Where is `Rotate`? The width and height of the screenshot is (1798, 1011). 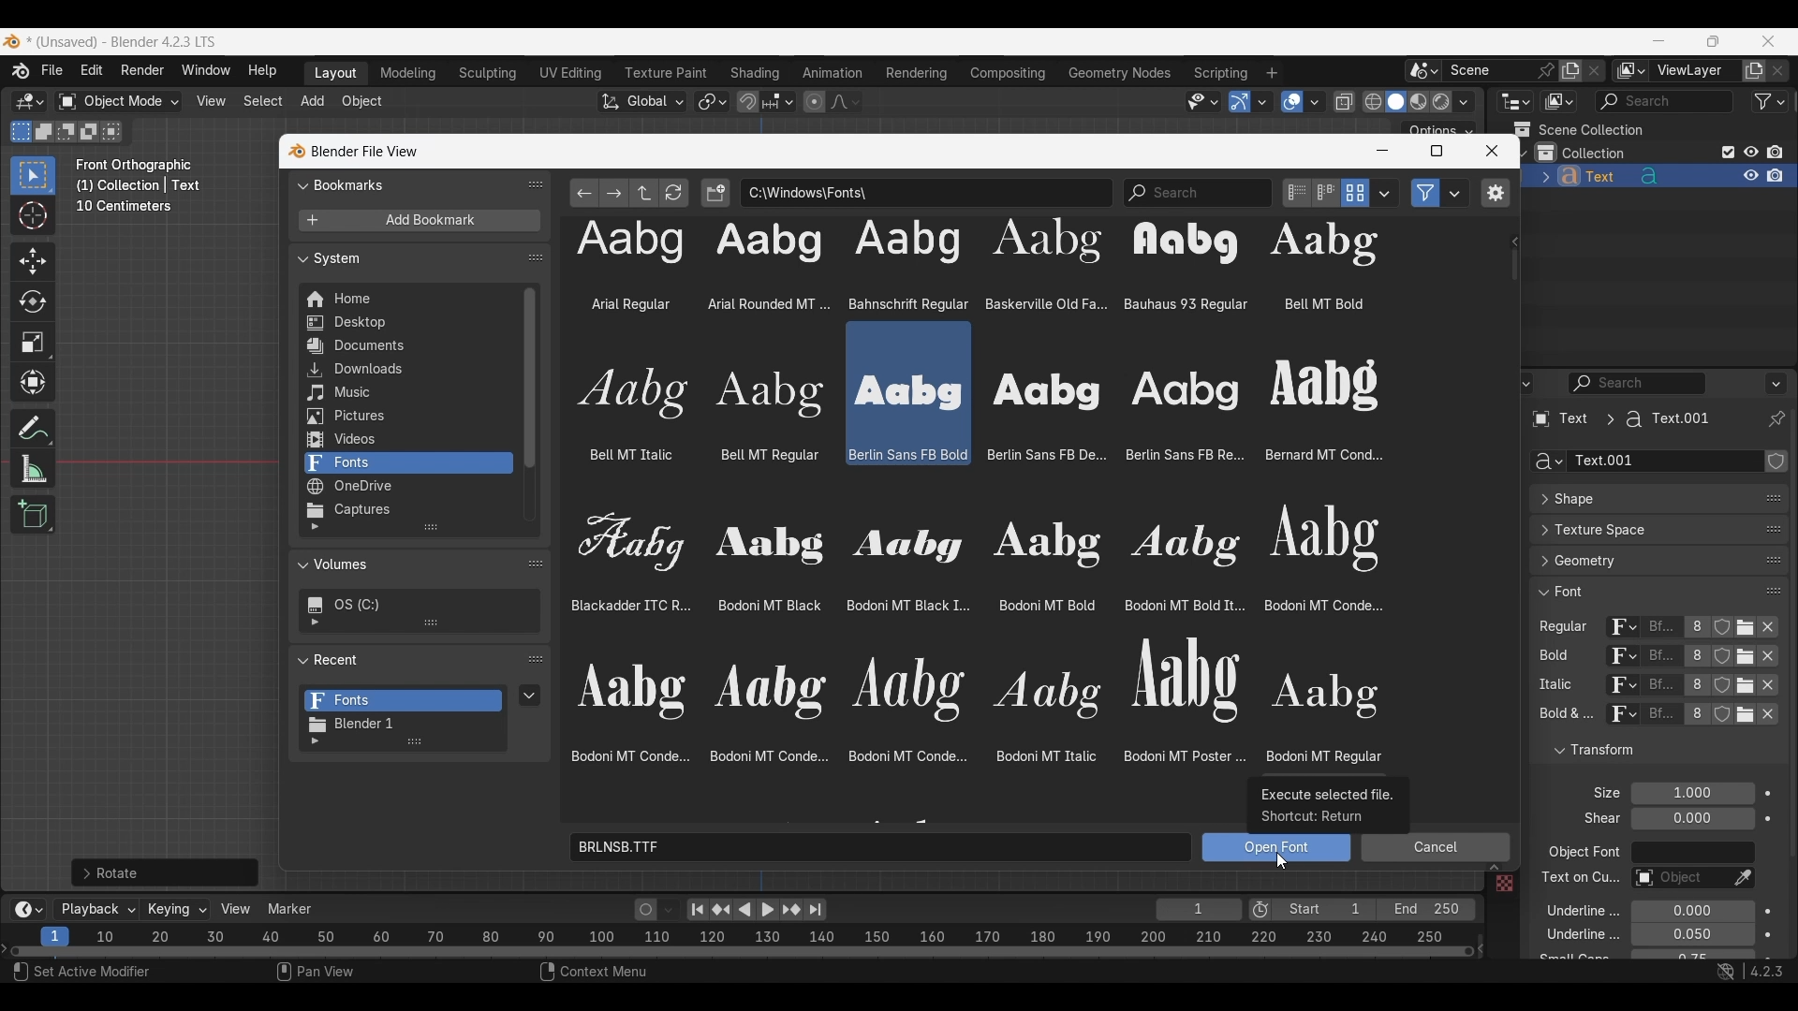
Rotate is located at coordinates (33, 301).